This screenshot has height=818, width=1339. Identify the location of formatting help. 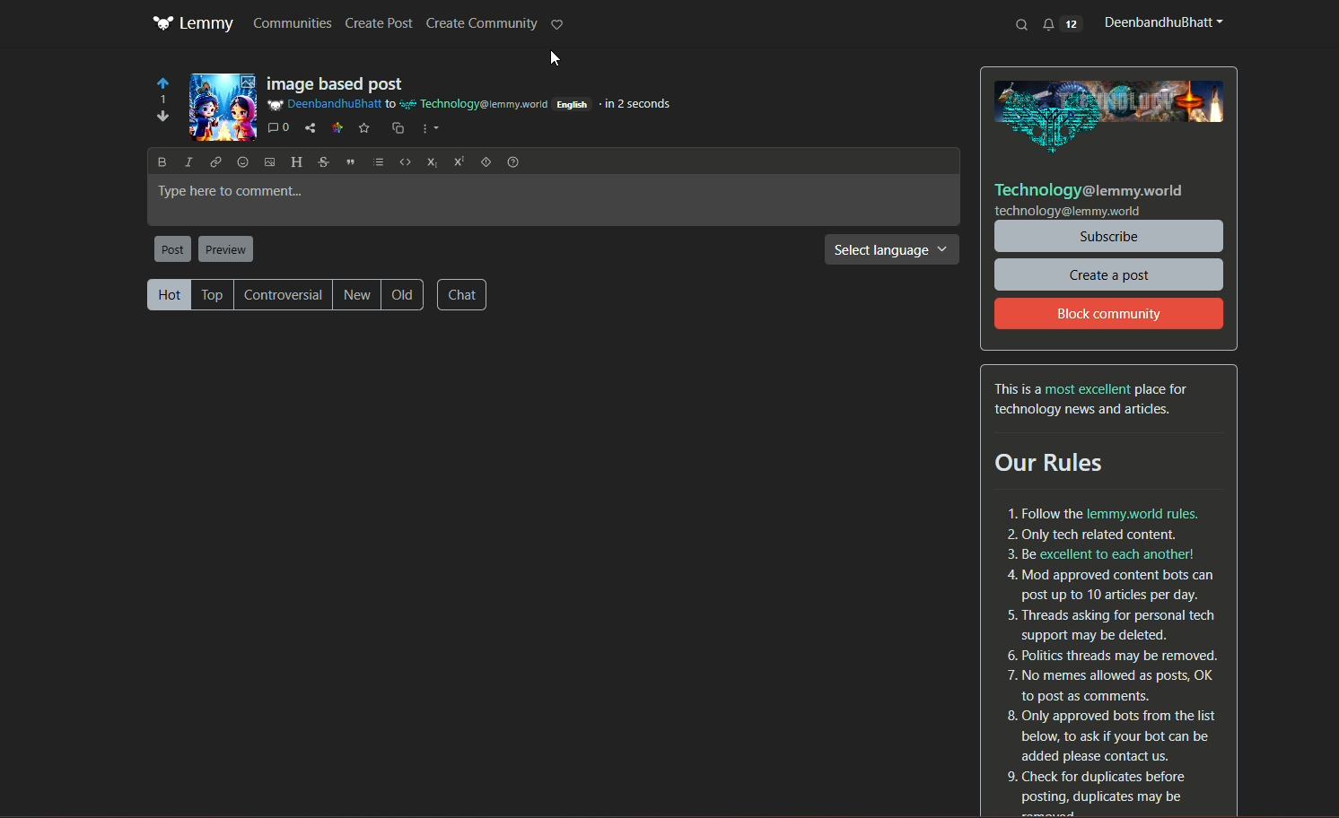
(512, 161).